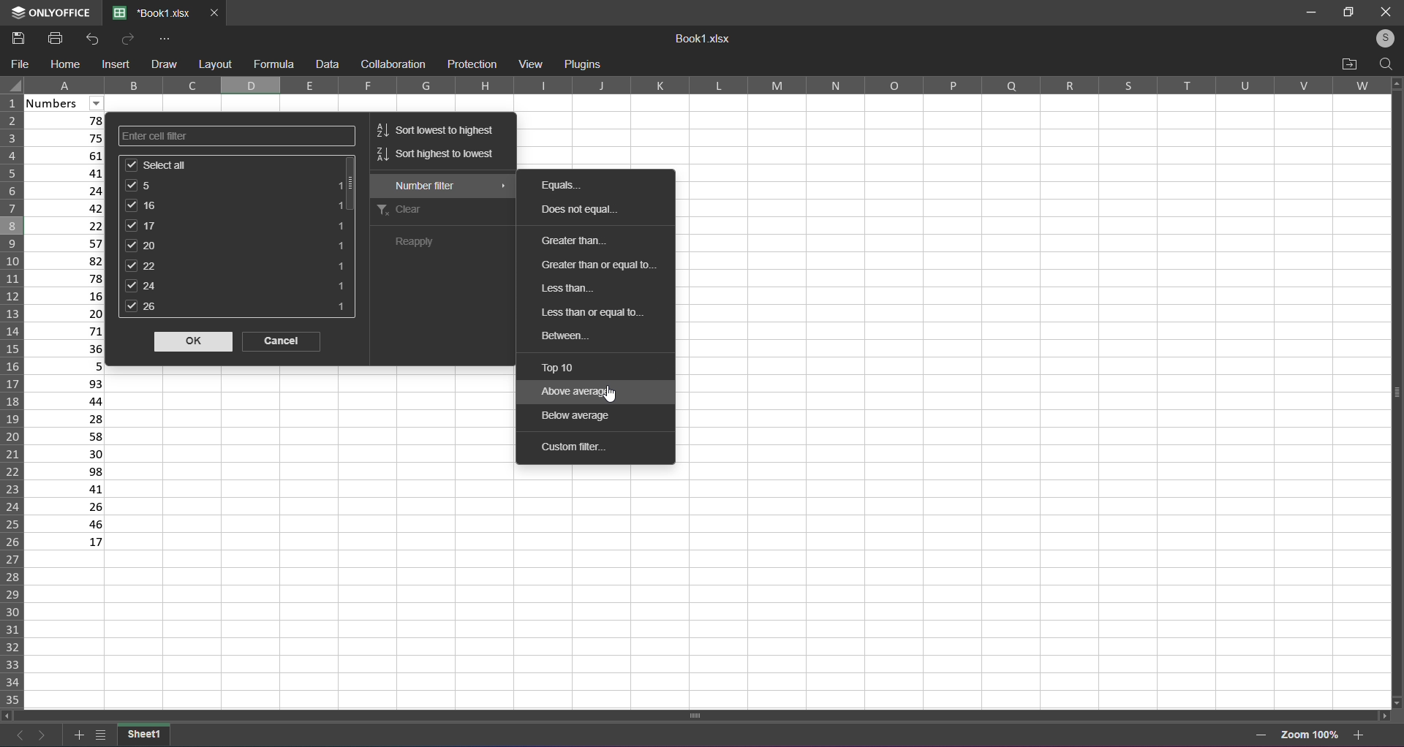  Describe the element at coordinates (67, 121) in the screenshot. I see `78` at that location.